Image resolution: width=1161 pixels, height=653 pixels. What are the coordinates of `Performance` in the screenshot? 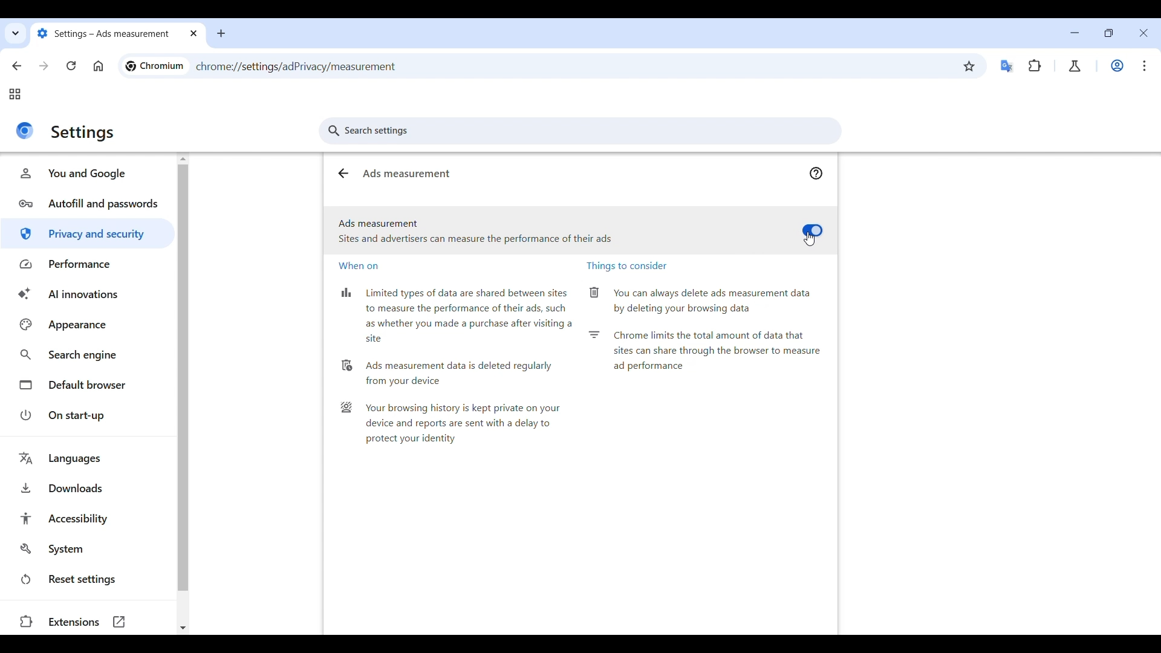 It's located at (88, 265).